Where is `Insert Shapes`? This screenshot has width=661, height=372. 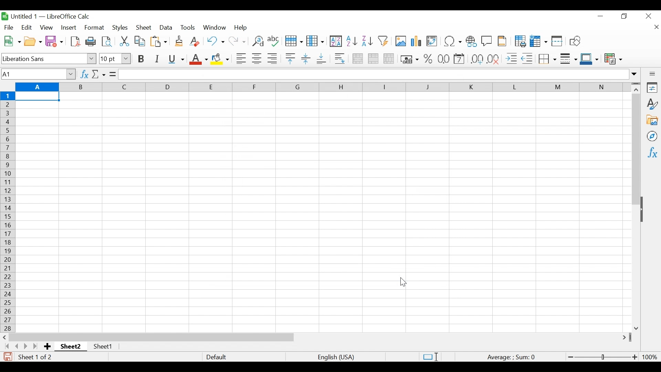
Insert Shapes is located at coordinates (575, 41).